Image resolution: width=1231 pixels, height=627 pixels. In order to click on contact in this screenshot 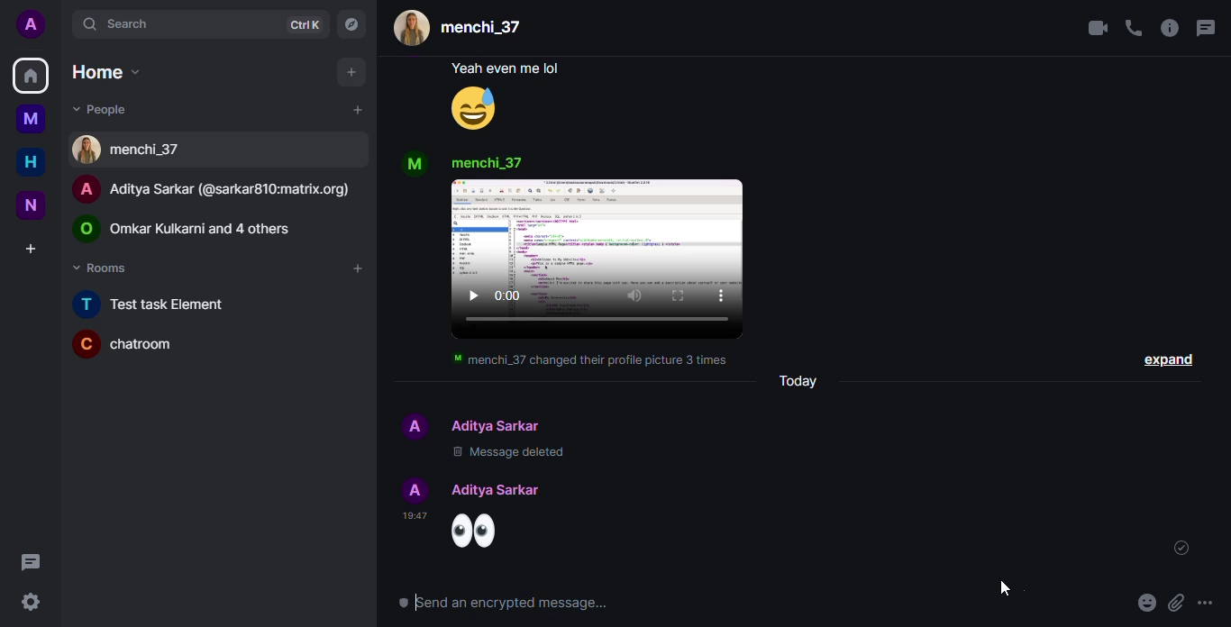, I will do `click(132, 150)`.